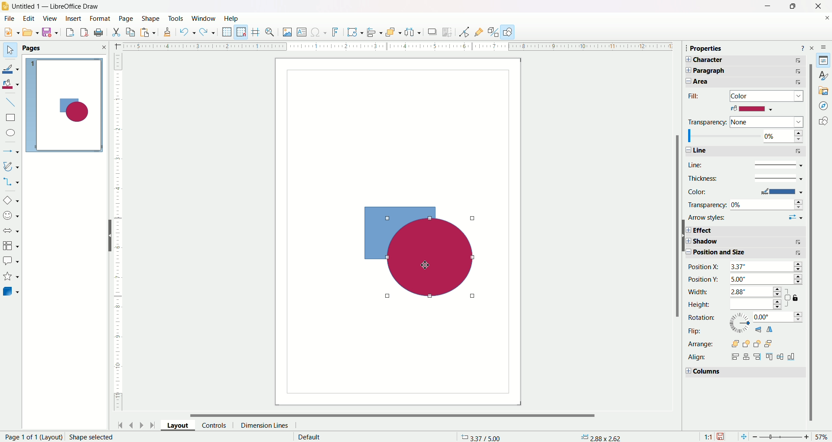  Describe the element at coordinates (821, 75) in the screenshot. I see `style` at that location.